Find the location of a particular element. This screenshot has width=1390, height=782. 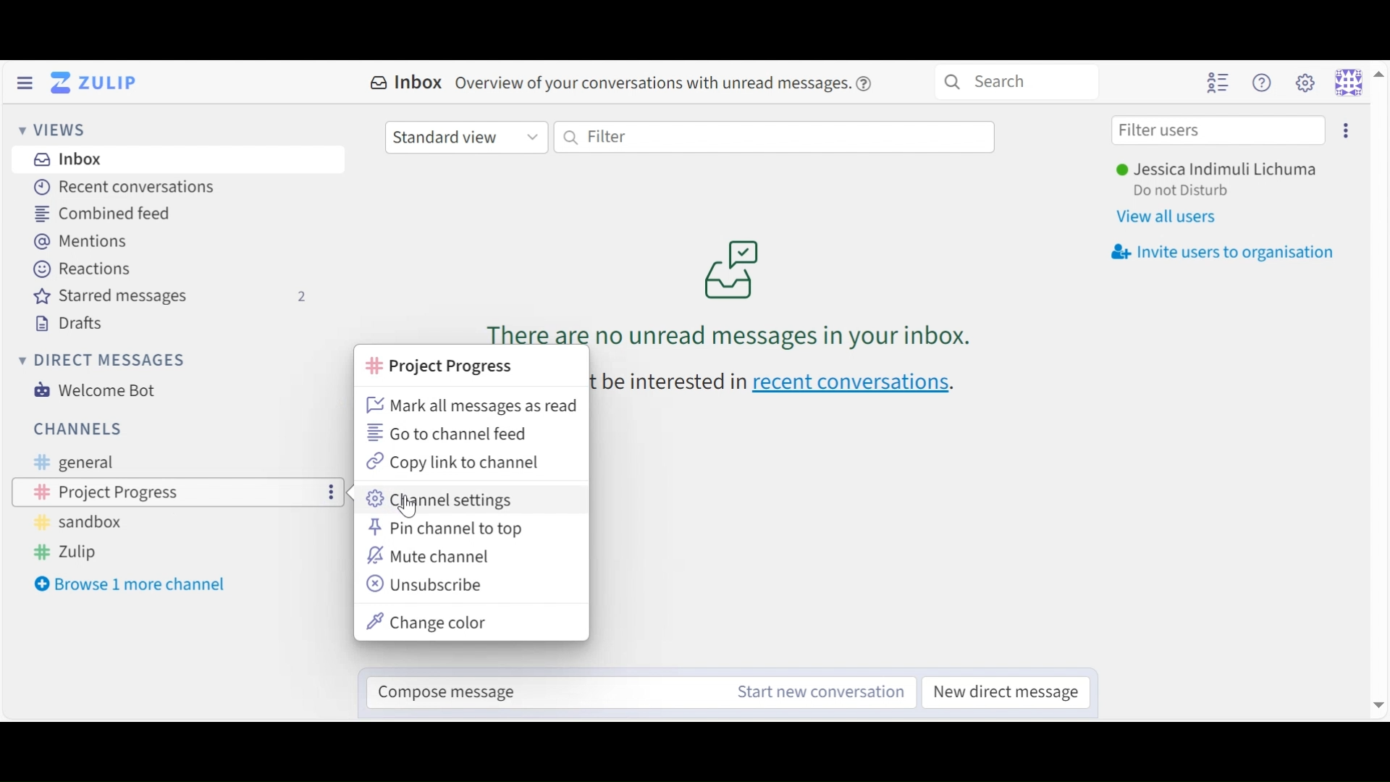

Personal menu is located at coordinates (1358, 82).